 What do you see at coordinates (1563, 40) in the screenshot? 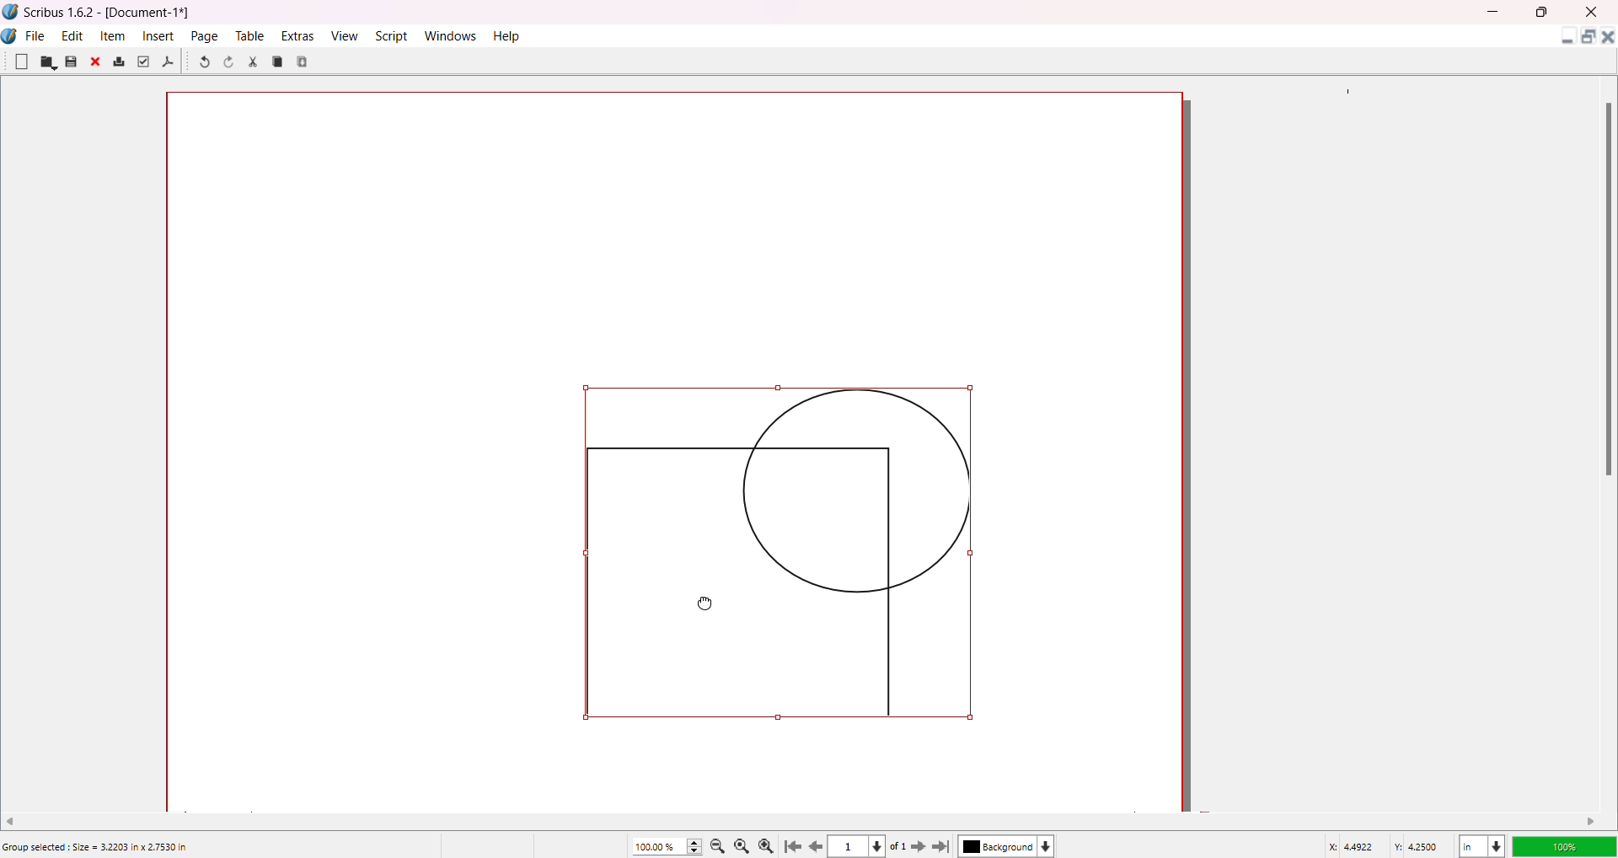
I see `Minimize Document` at bounding box center [1563, 40].